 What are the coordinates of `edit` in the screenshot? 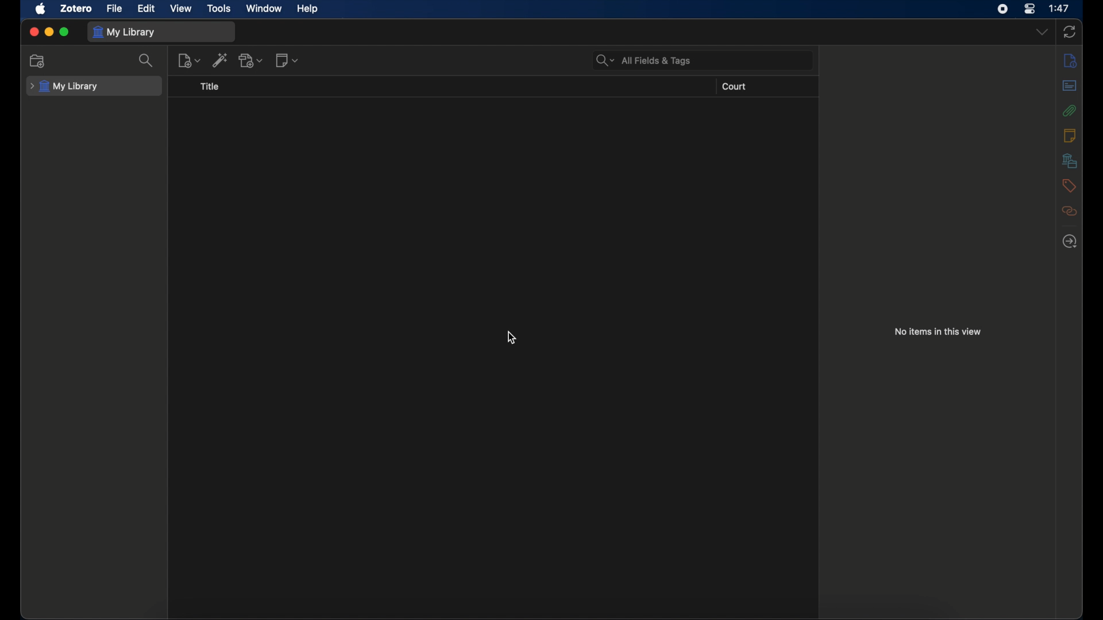 It's located at (146, 9).